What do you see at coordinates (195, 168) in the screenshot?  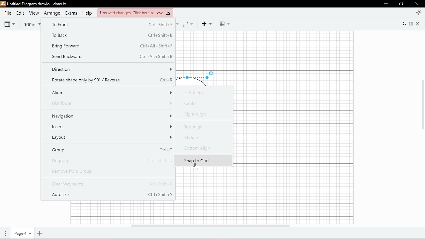 I see `cursor` at bounding box center [195, 168].